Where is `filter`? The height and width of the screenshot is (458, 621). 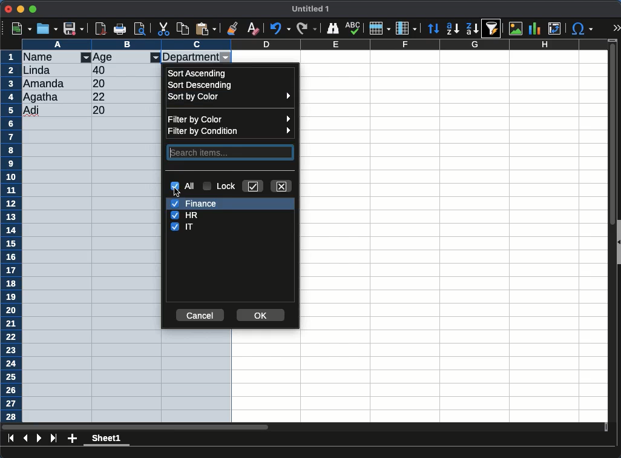
filter is located at coordinates (86, 58).